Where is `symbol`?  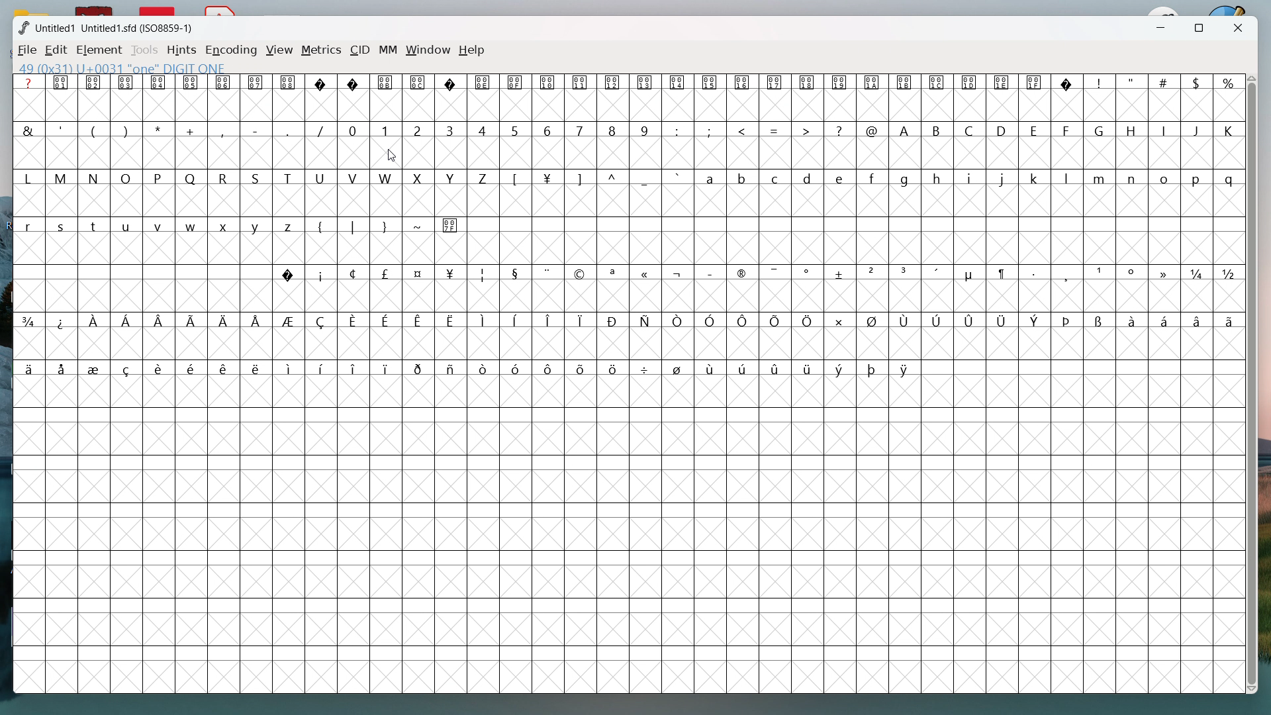 symbol is located at coordinates (27, 369).